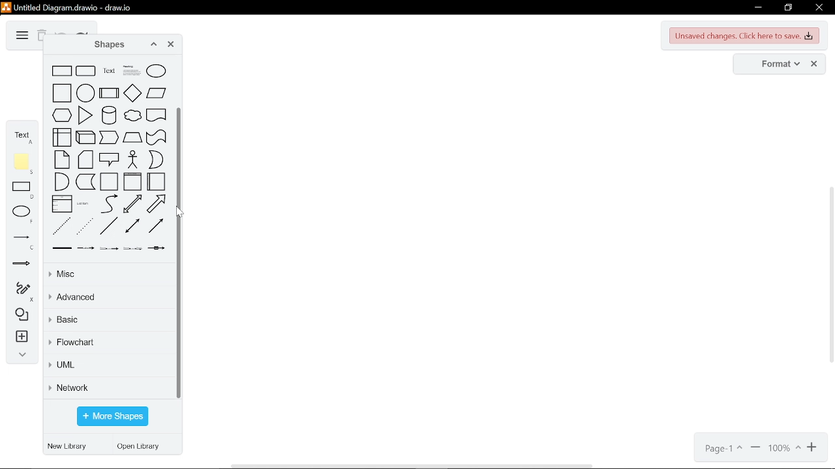 The height and width of the screenshot is (469, 835). What do you see at coordinates (156, 225) in the screenshot?
I see `directional connector` at bounding box center [156, 225].